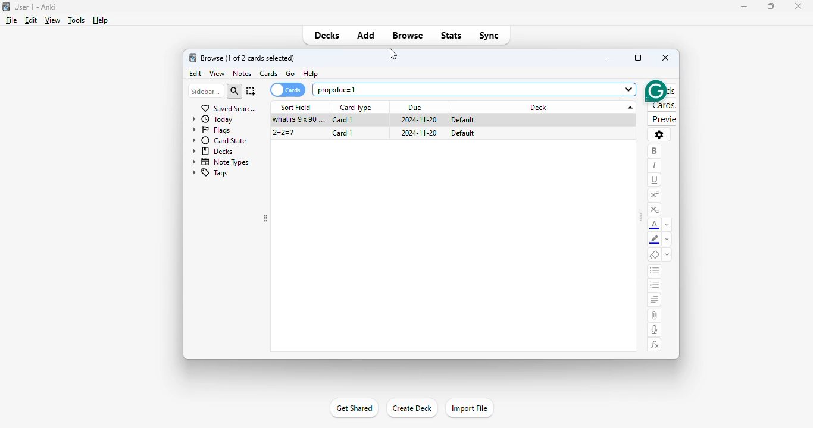  Describe the element at coordinates (655, 345) in the screenshot. I see `equations` at that location.